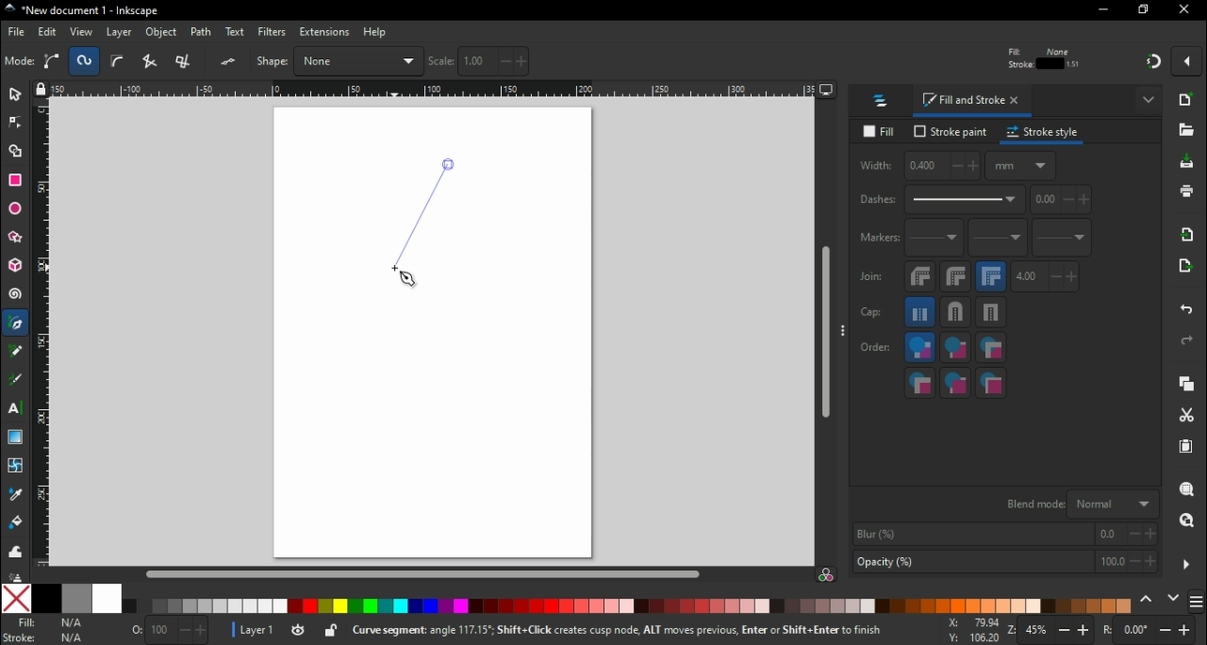 This screenshot has width=1207, height=645. What do you see at coordinates (954, 315) in the screenshot?
I see `round` at bounding box center [954, 315].